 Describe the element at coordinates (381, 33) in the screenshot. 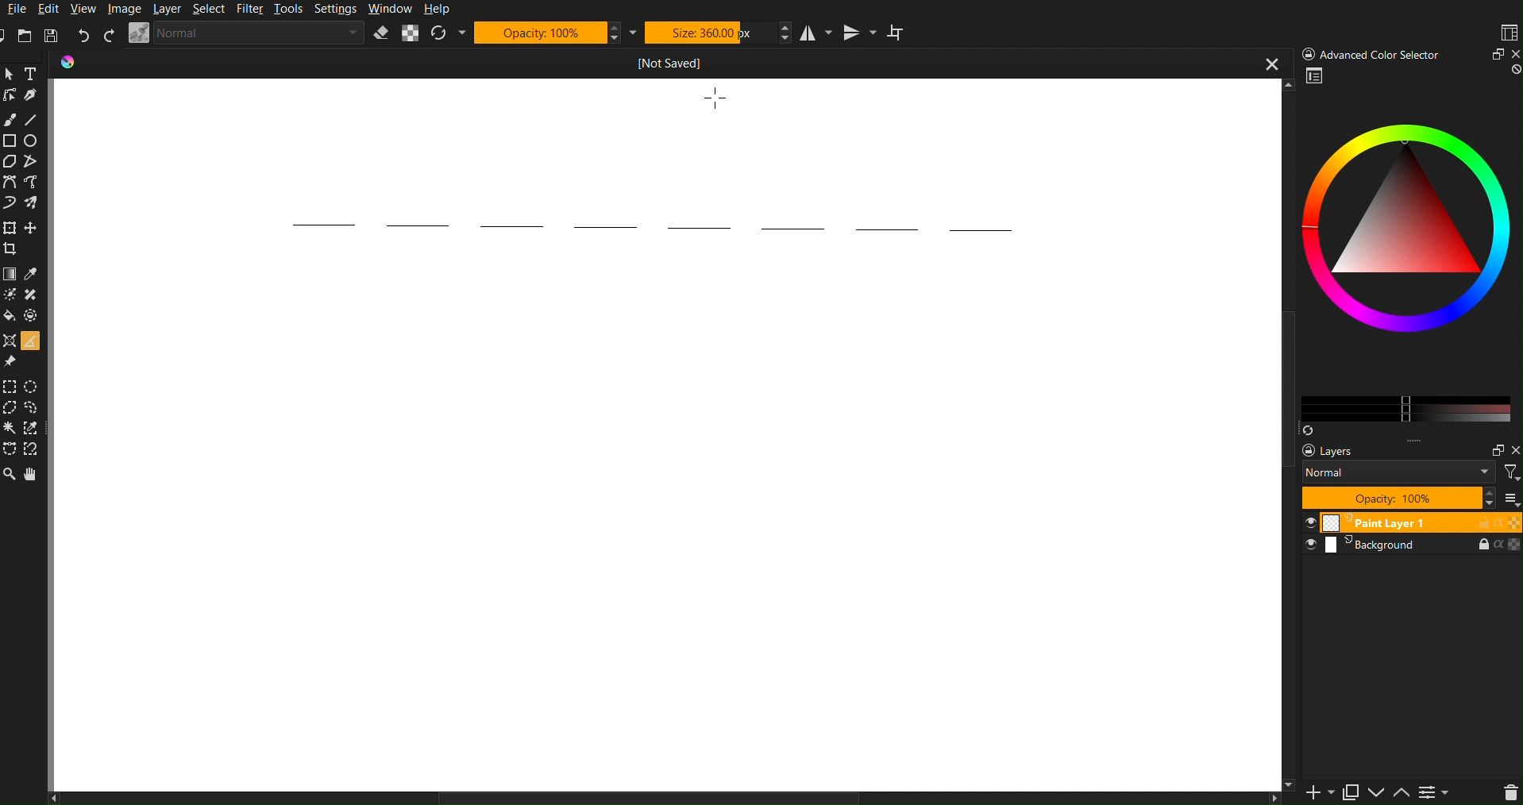

I see `Eraser` at that location.